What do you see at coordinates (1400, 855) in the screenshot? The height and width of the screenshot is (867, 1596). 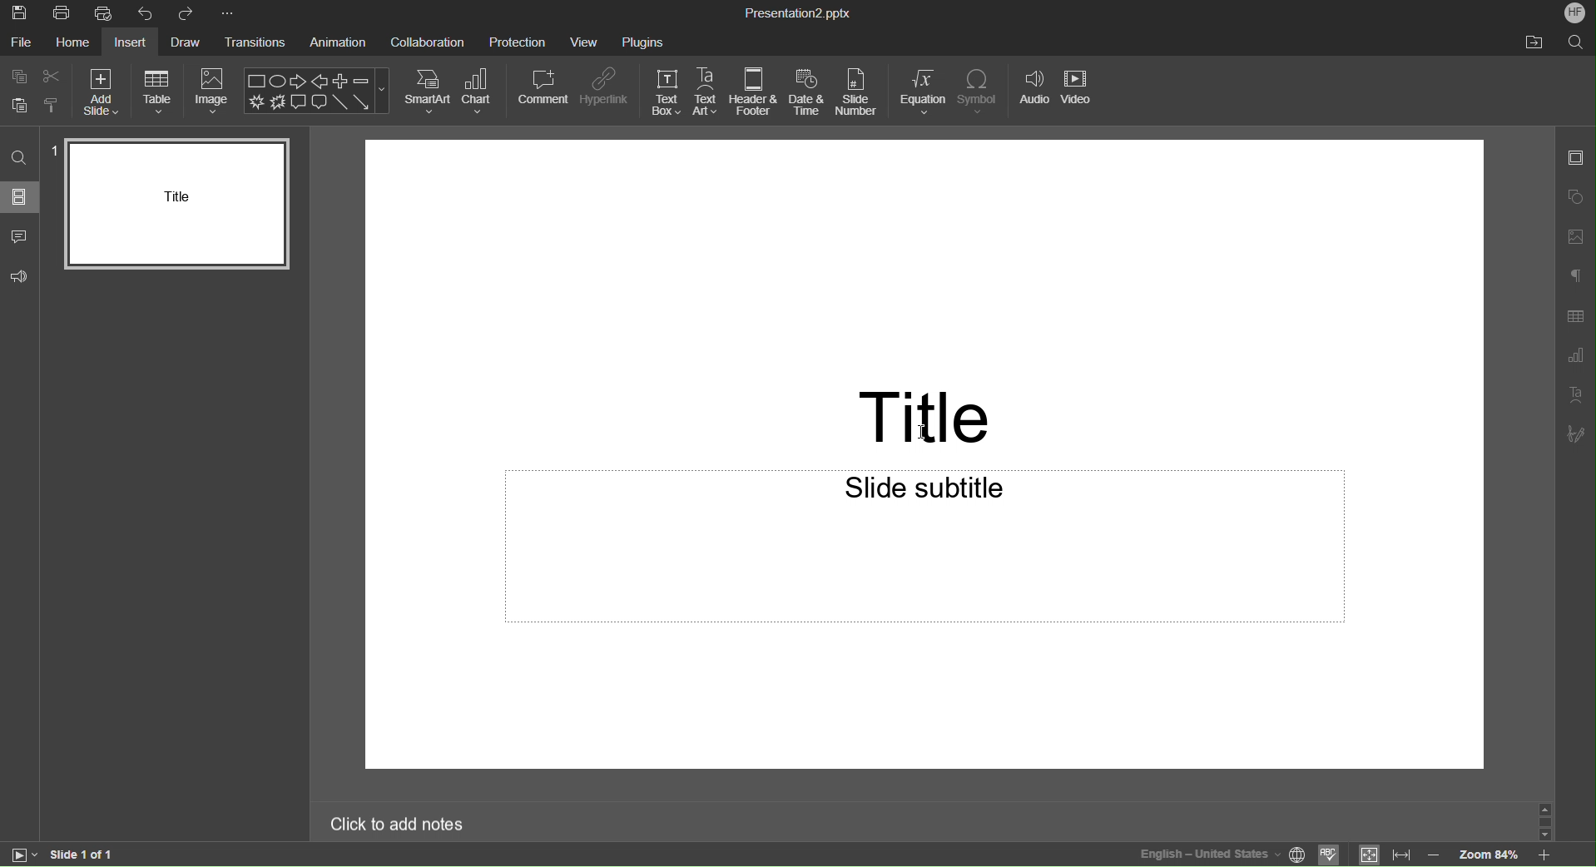 I see `fit to width` at bounding box center [1400, 855].